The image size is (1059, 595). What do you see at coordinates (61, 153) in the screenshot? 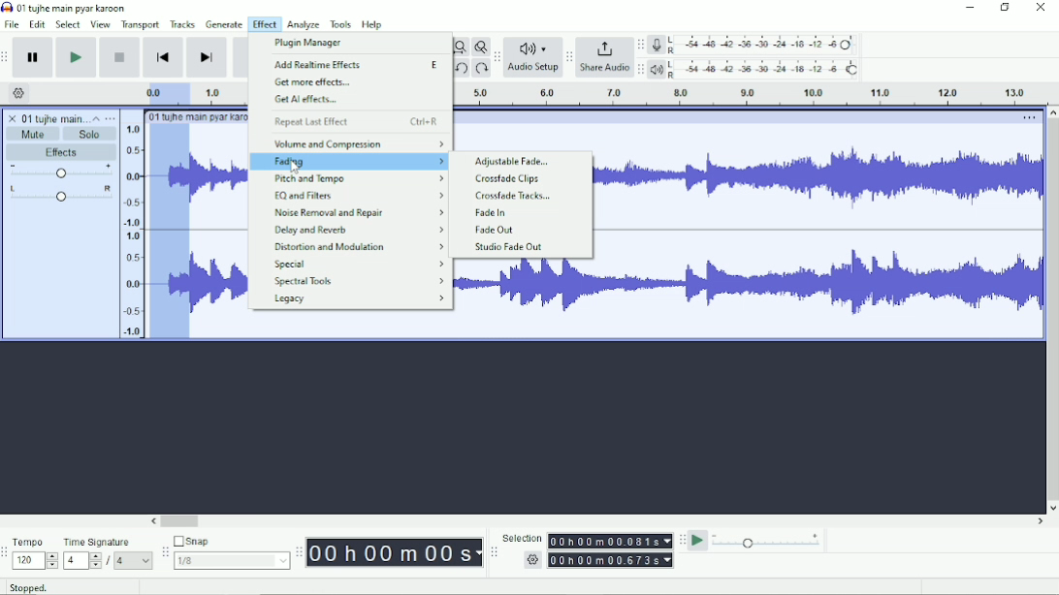
I see `Effects` at bounding box center [61, 153].